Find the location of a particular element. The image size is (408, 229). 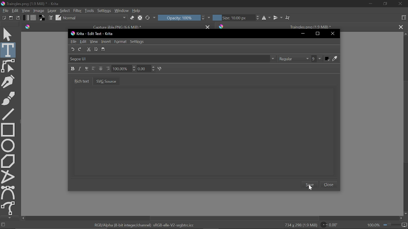

Rotate is located at coordinates (331, 225).